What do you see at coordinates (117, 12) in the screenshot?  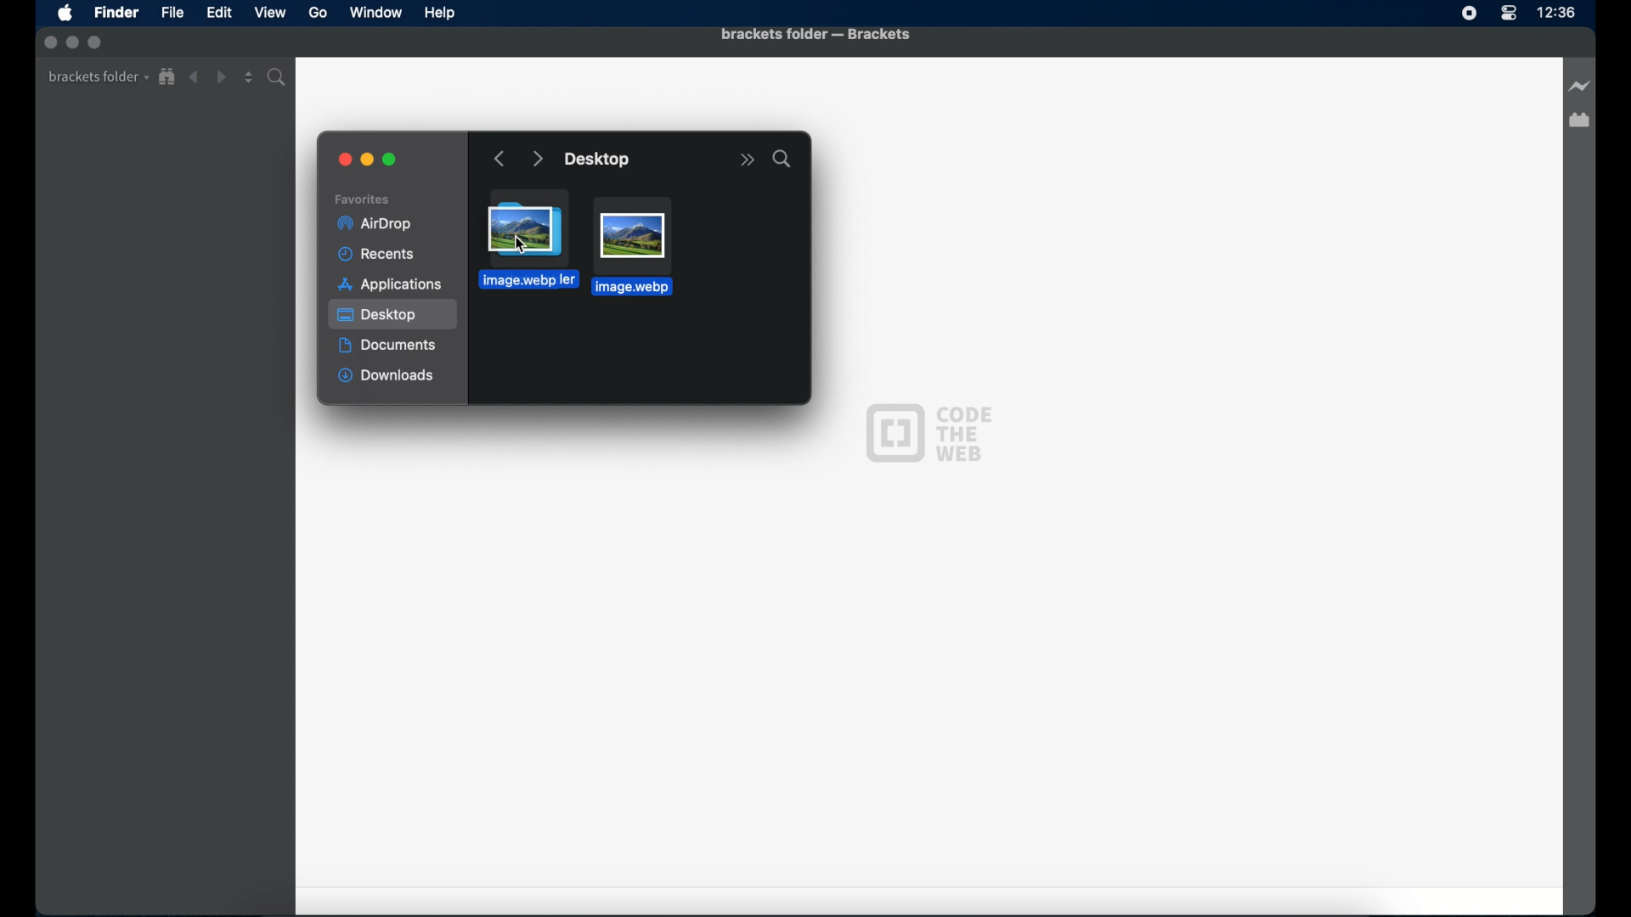 I see `Finder` at bounding box center [117, 12].